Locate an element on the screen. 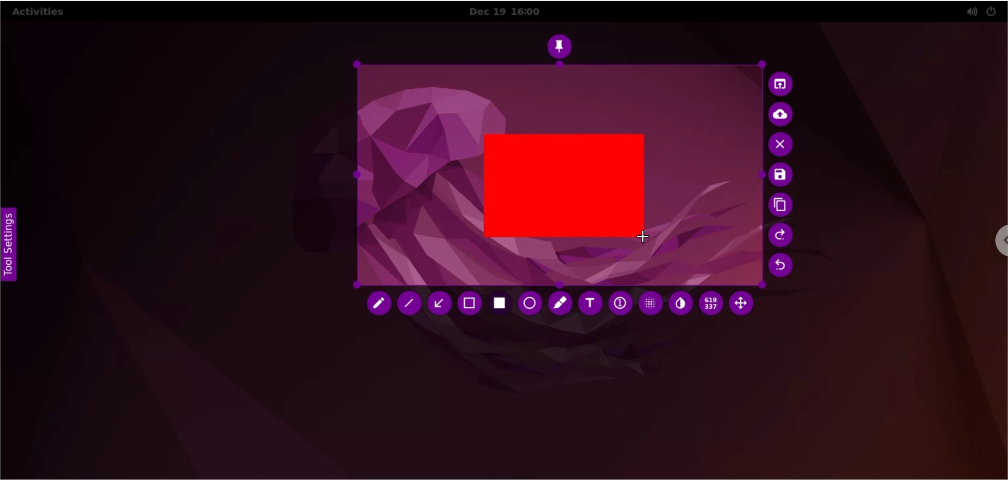 Image resolution: width=1008 pixels, height=480 pixels. save is located at coordinates (778, 176).